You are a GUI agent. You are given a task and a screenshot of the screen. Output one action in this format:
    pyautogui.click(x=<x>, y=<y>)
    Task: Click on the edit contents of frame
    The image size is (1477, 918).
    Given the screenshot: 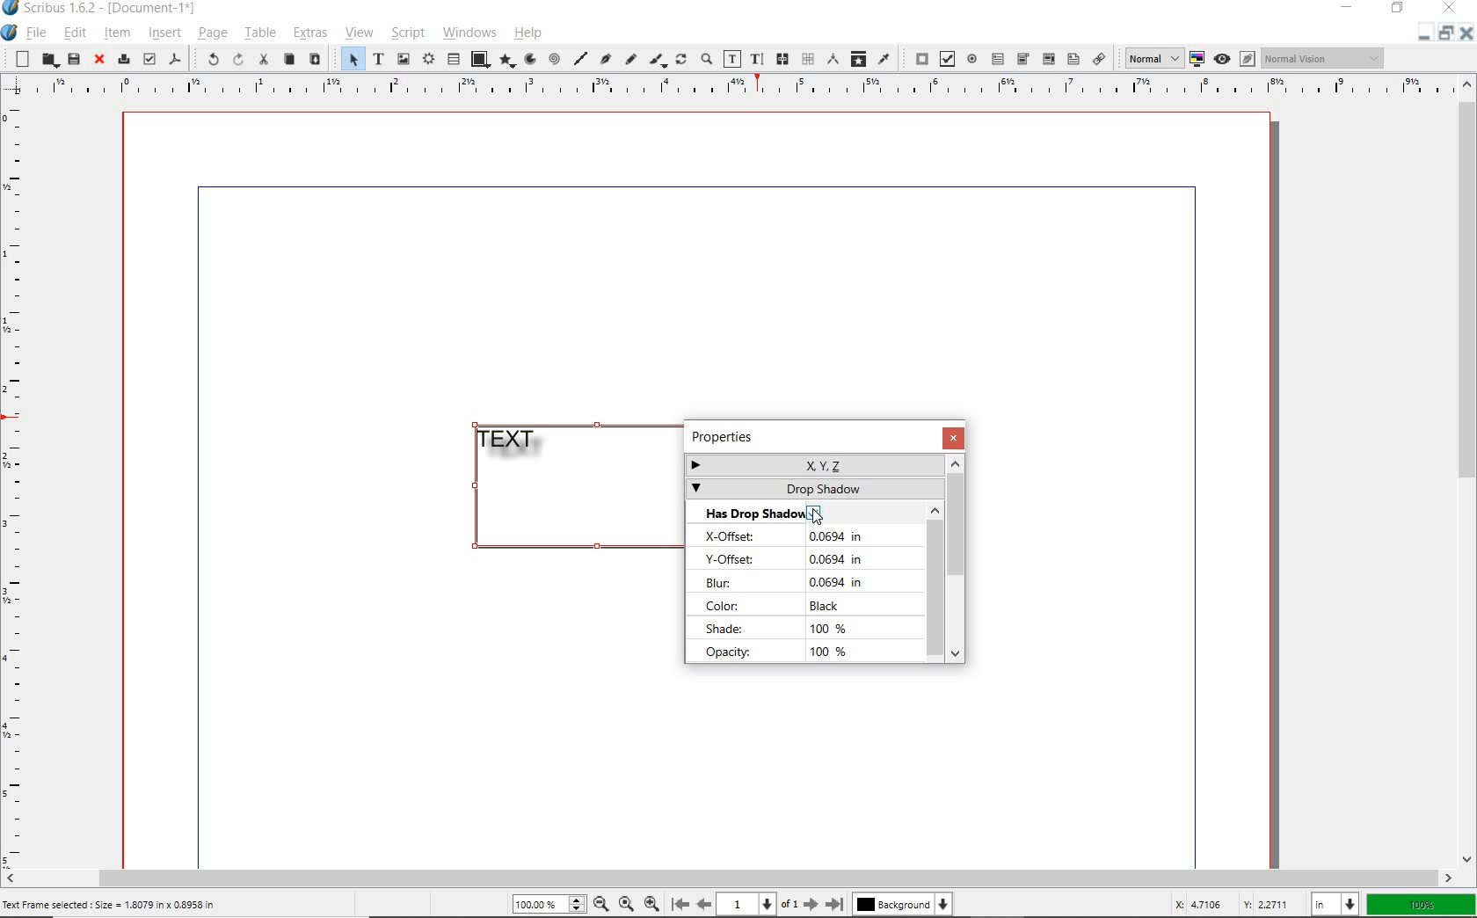 What is the action you would take?
    pyautogui.click(x=731, y=61)
    